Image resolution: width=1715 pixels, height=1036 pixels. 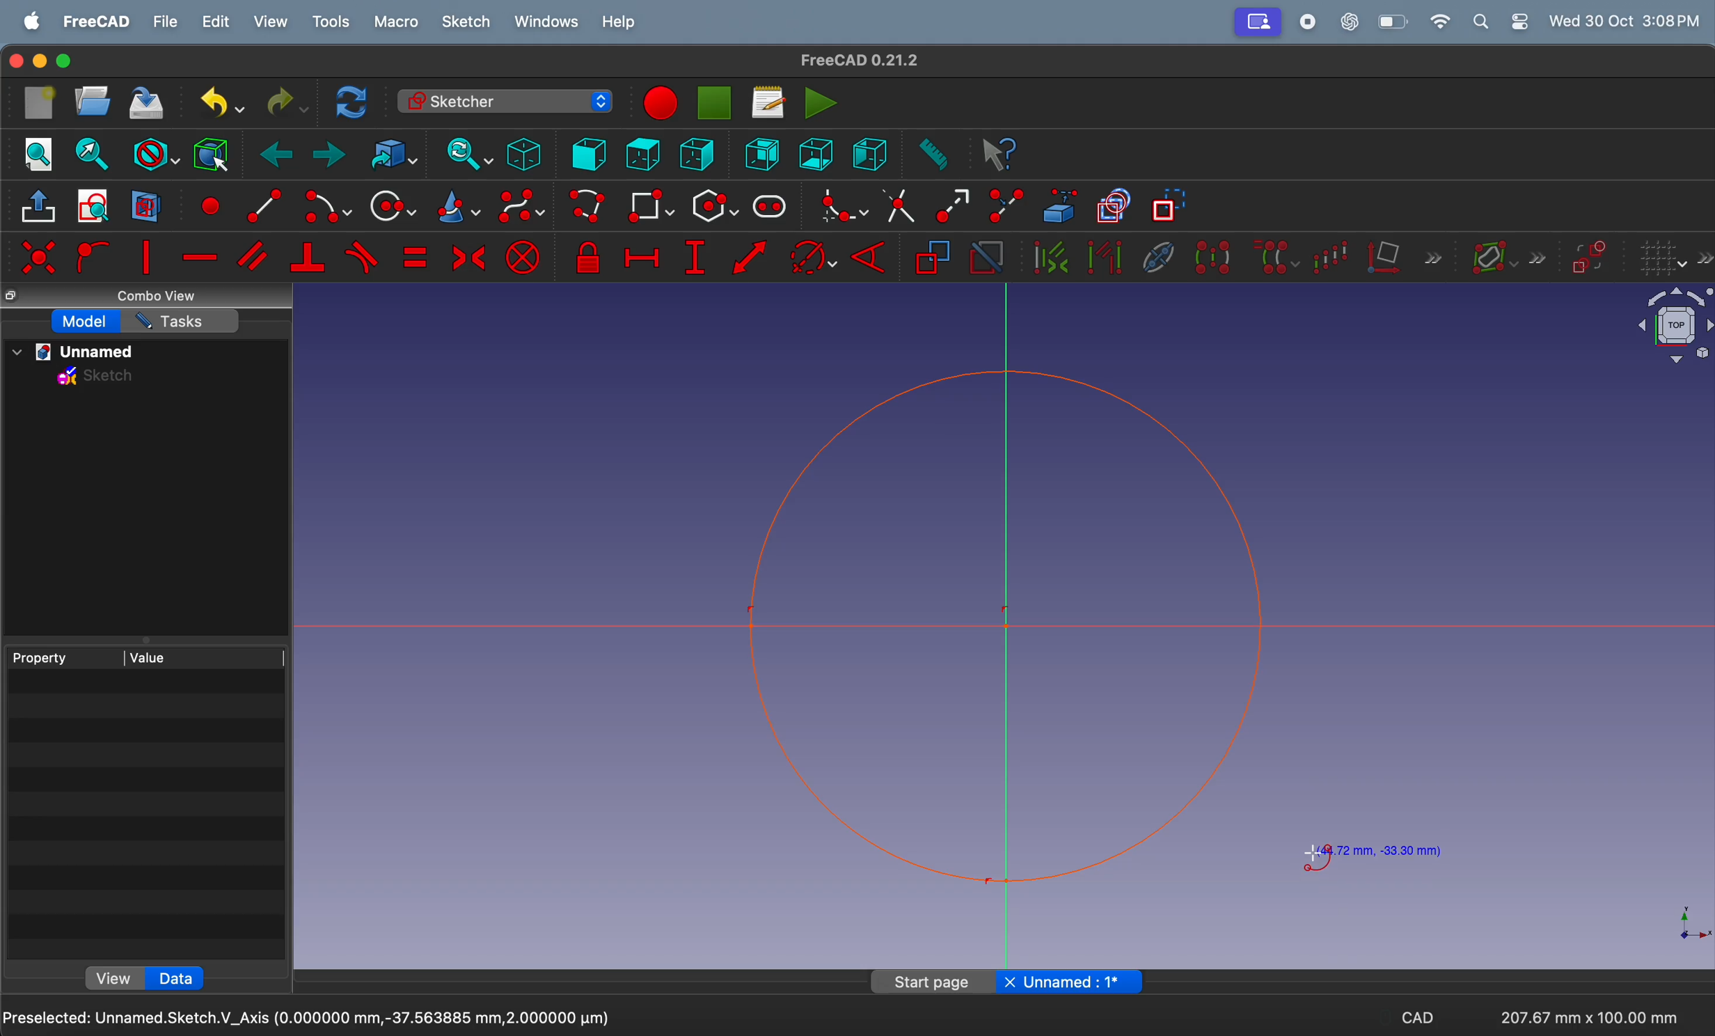 I want to click on Tasks, so click(x=180, y=321).